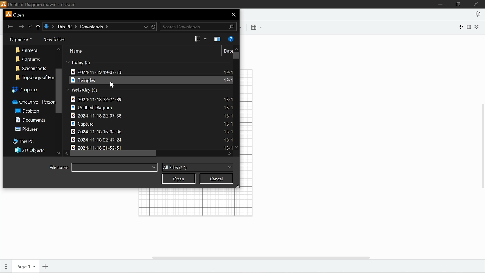 Image resolution: width=485 pixels, height=273 pixels. What do you see at coordinates (44, 5) in the screenshot?
I see `Untitled Diagram.drawio - draw.io` at bounding box center [44, 5].